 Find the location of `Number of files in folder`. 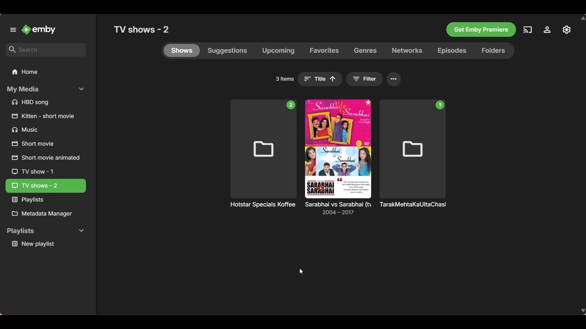

Number of files in folder is located at coordinates (291, 105).